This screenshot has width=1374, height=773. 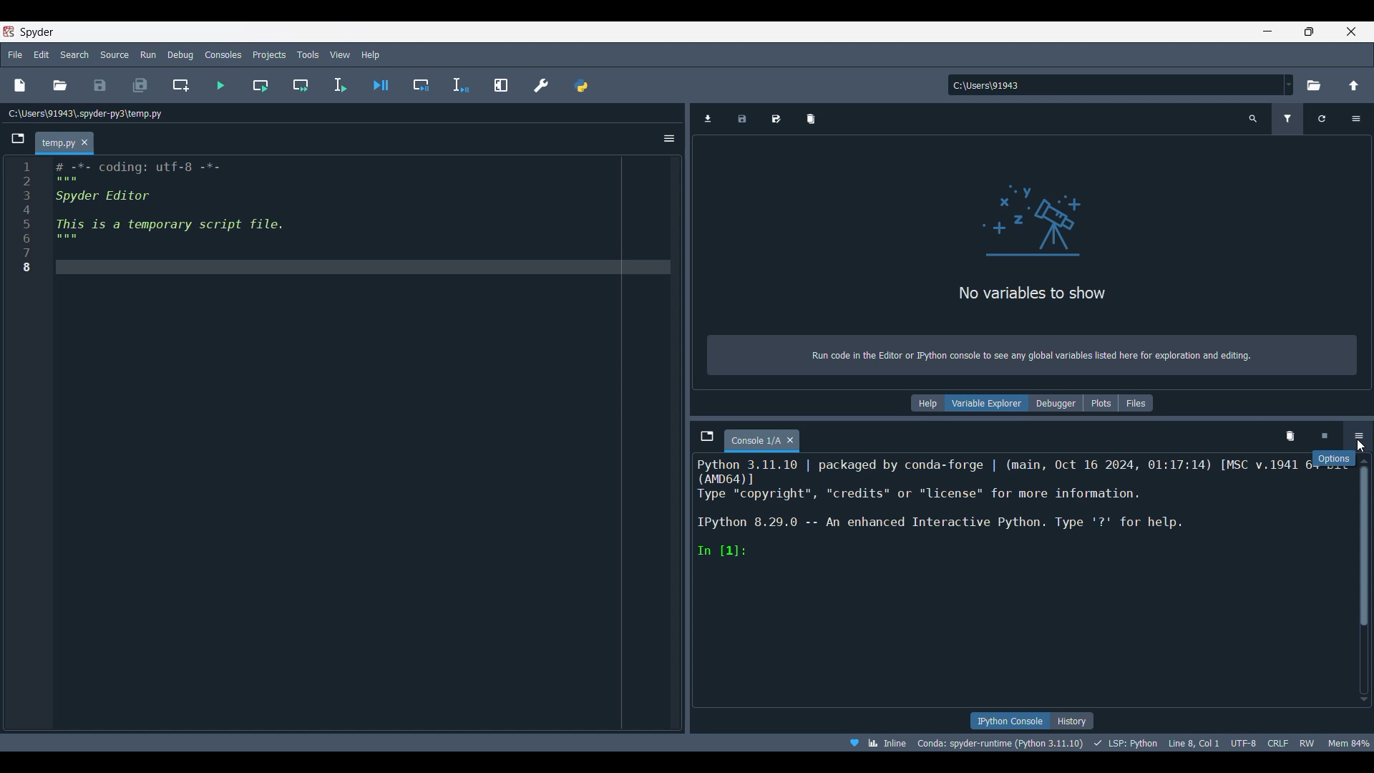 What do you see at coordinates (743, 119) in the screenshot?
I see `Save data` at bounding box center [743, 119].